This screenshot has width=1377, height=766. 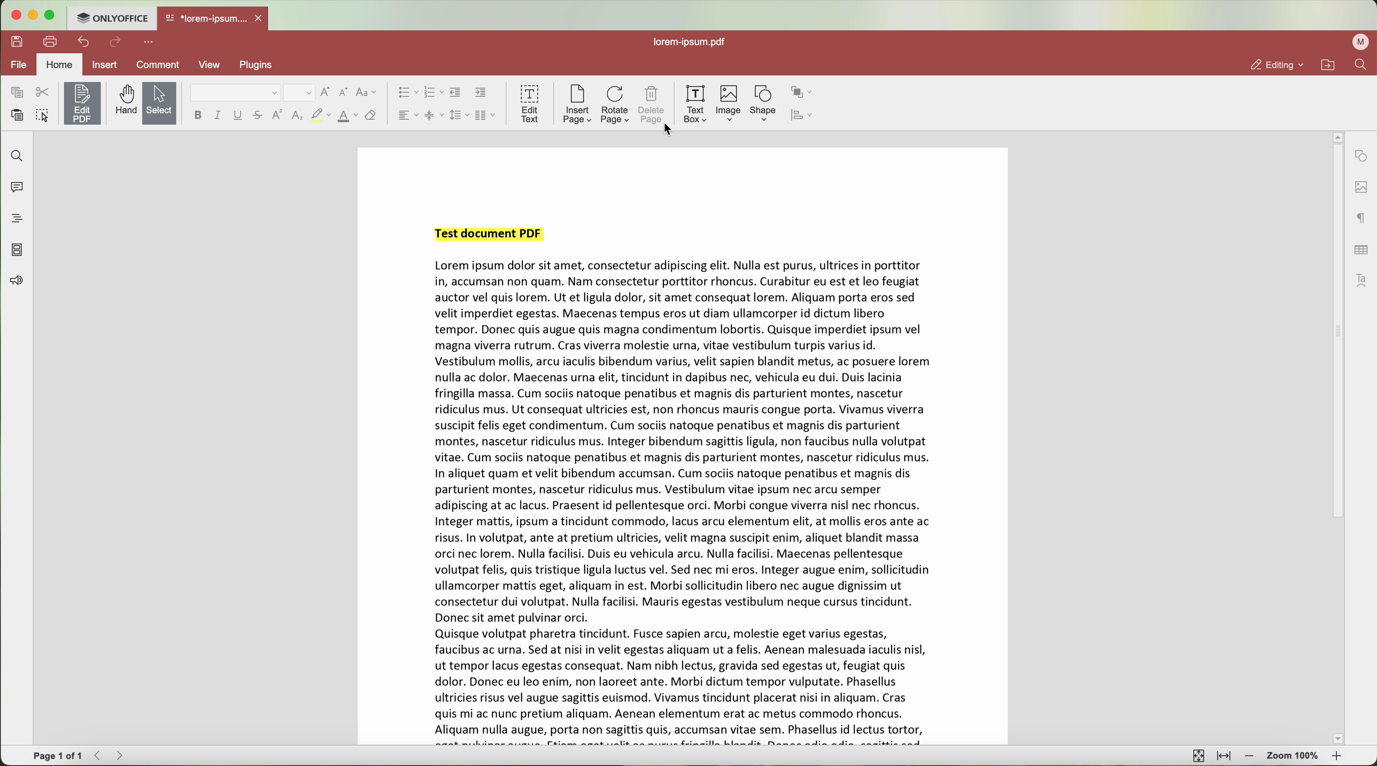 What do you see at coordinates (16, 251) in the screenshot?
I see `page thumbnails` at bounding box center [16, 251].